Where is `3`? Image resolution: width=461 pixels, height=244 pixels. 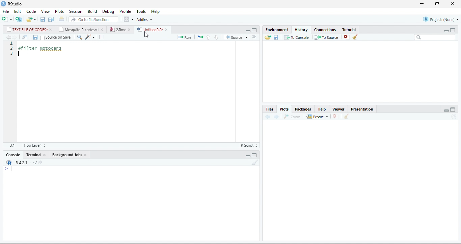
3 is located at coordinates (12, 53).